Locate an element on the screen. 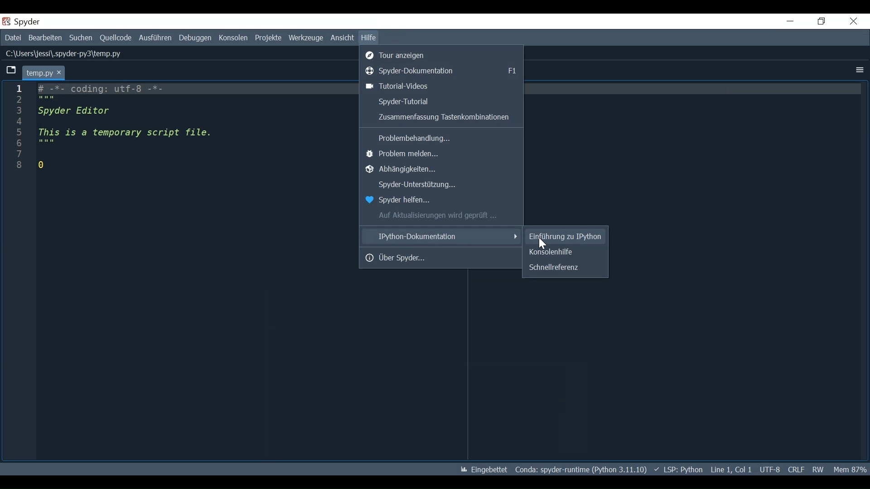 This screenshot has height=489, width=870. IPython documentation is located at coordinates (441, 236).